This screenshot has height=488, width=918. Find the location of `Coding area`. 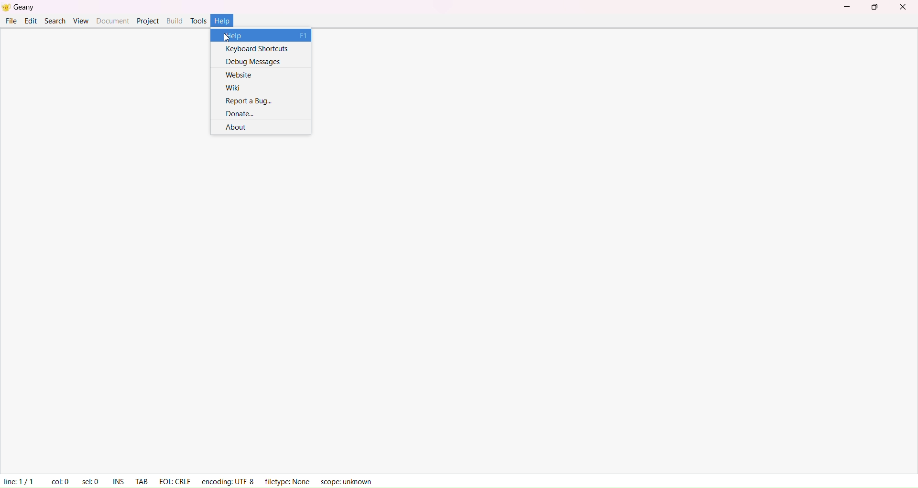

Coding area is located at coordinates (615, 84).